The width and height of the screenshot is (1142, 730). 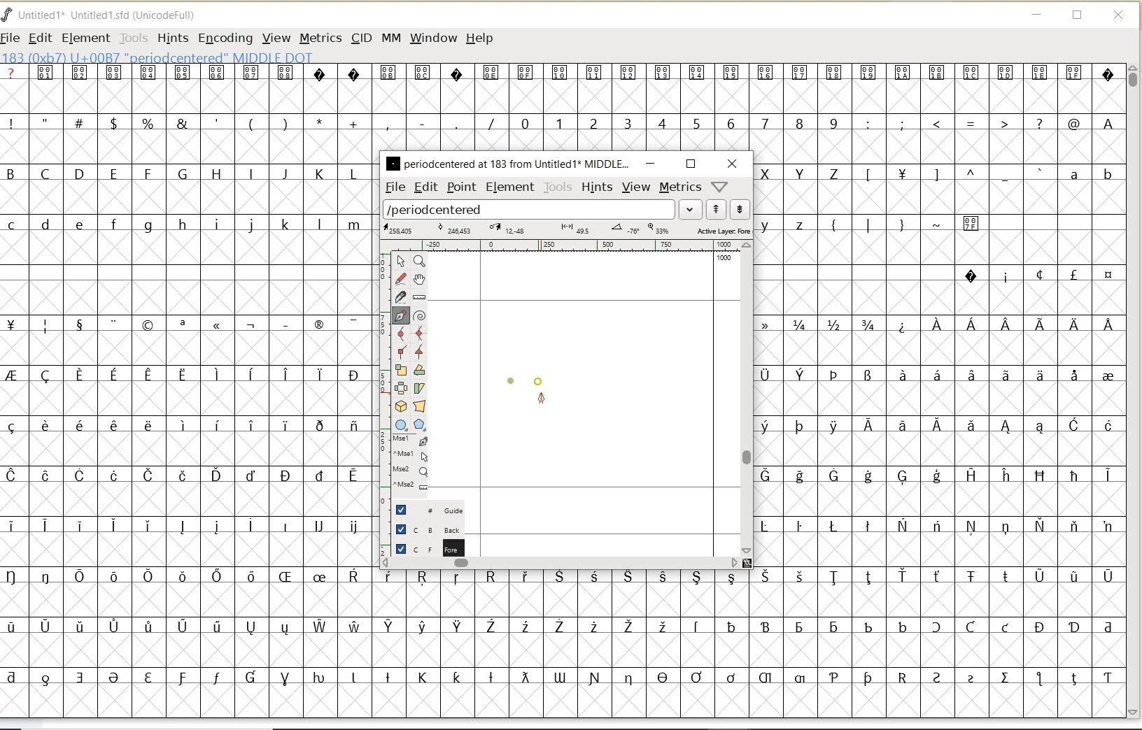 What do you see at coordinates (420, 387) in the screenshot?
I see `skew the selection` at bounding box center [420, 387].